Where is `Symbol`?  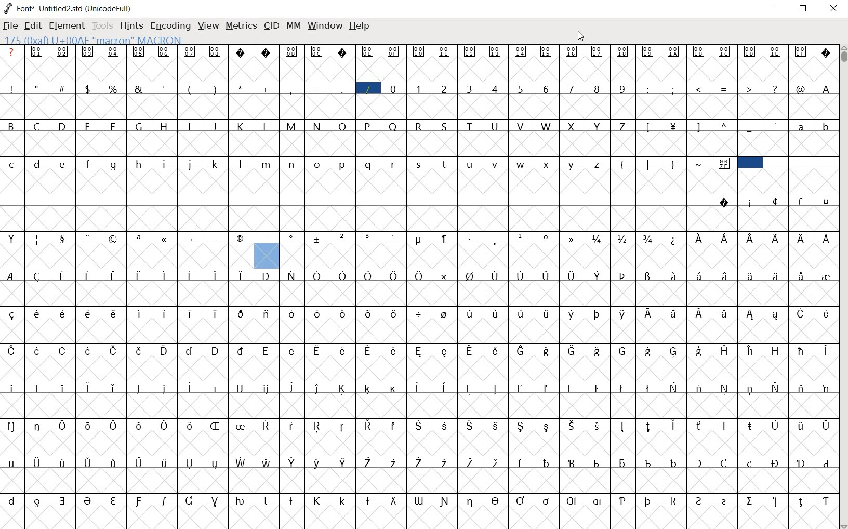
Symbol is located at coordinates (469, 388).